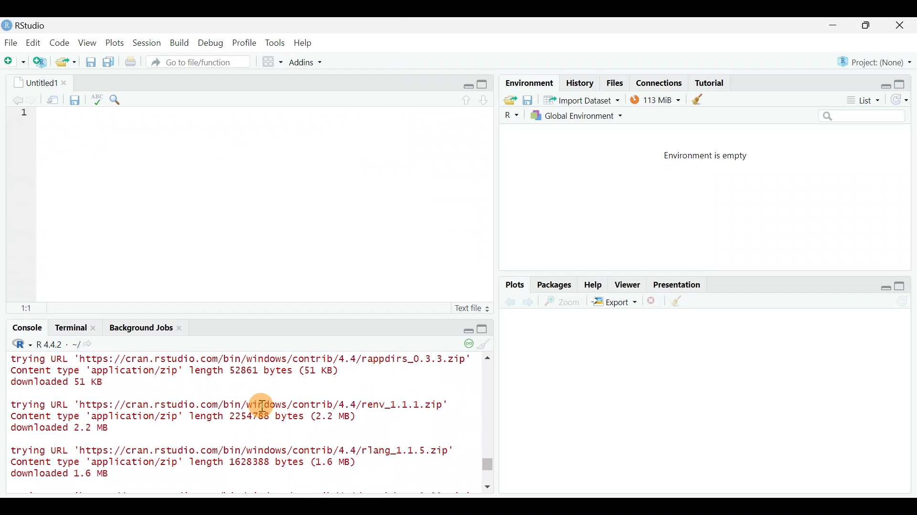 This screenshot has width=917, height=515. What do you see at coordinates (655, 99) in the screenshot?
I see `114 MIB` at bounding box center [655, 99].